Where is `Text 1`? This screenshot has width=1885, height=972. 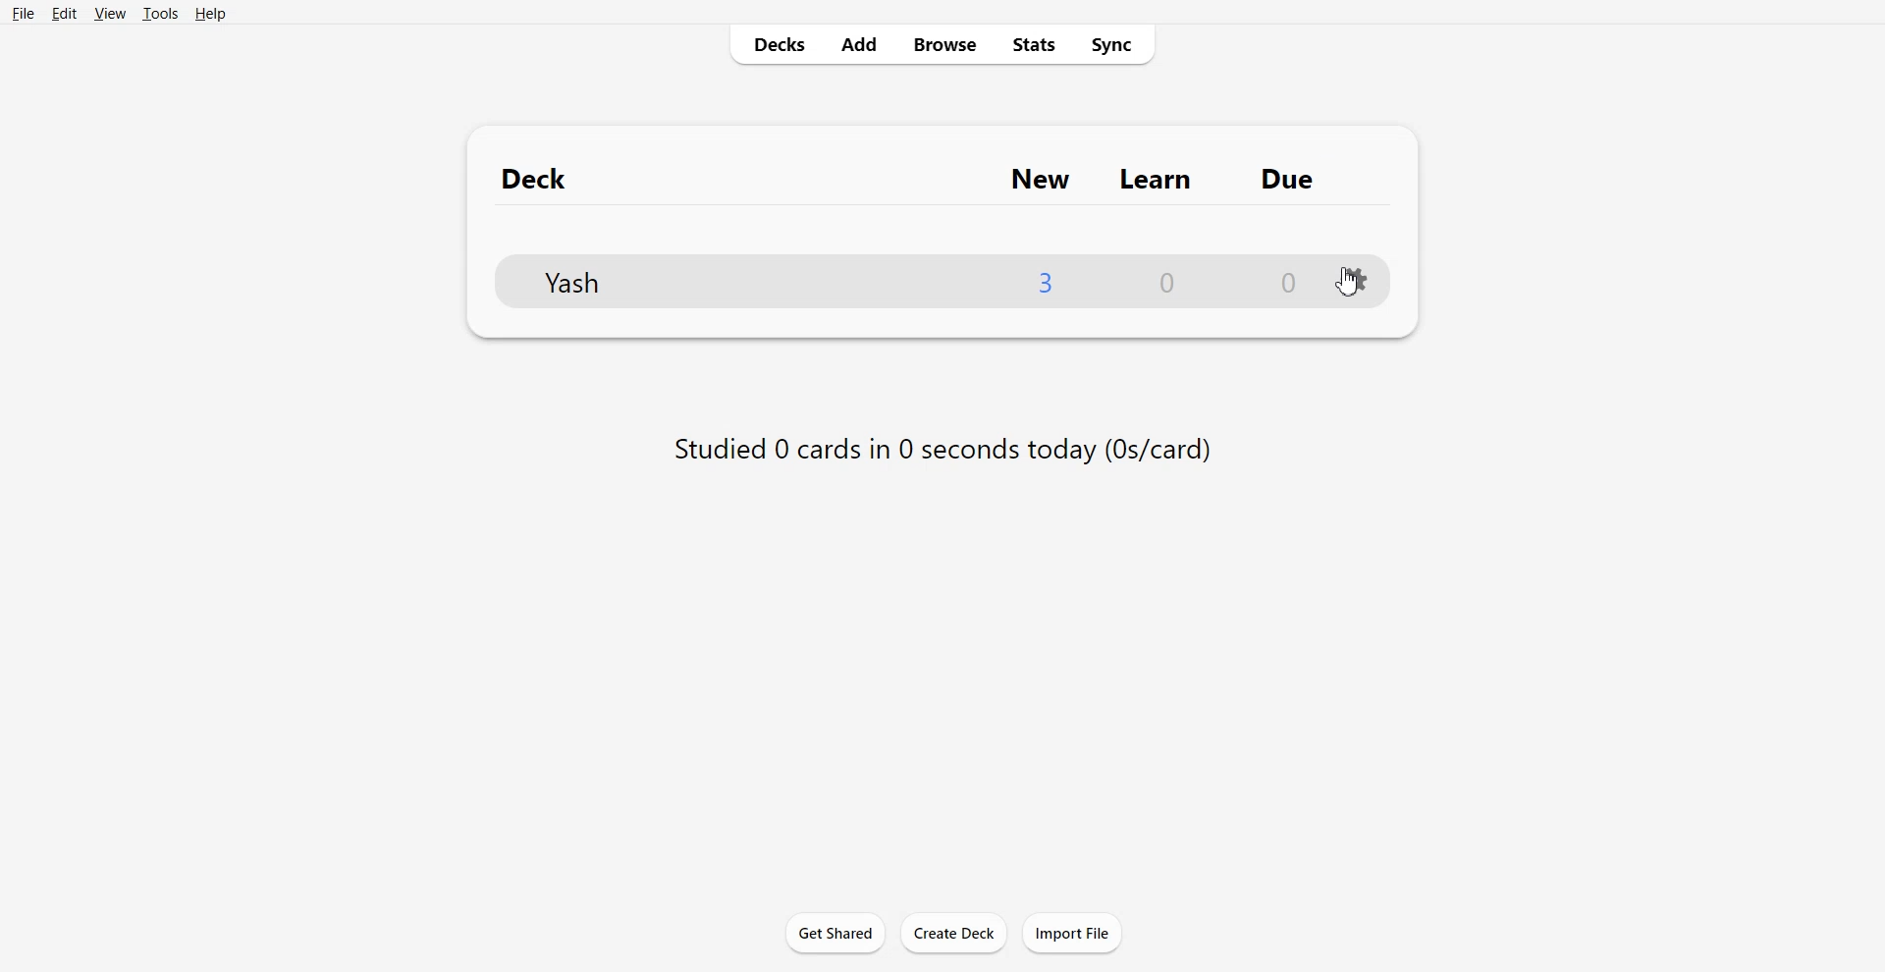 Text 1 is located at coordinates (928, 177).